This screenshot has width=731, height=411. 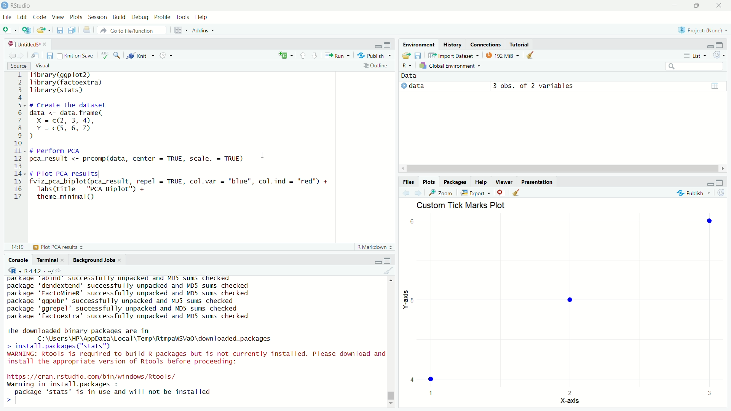 I want to click on go to file/function, so click(x=132, y=30).